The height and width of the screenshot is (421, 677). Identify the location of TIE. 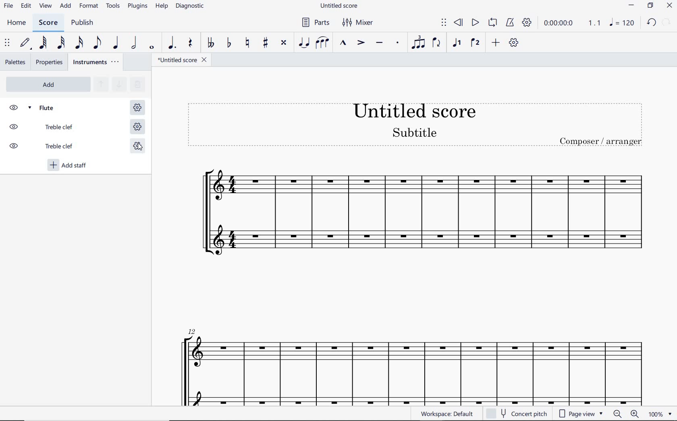
(304, 43).